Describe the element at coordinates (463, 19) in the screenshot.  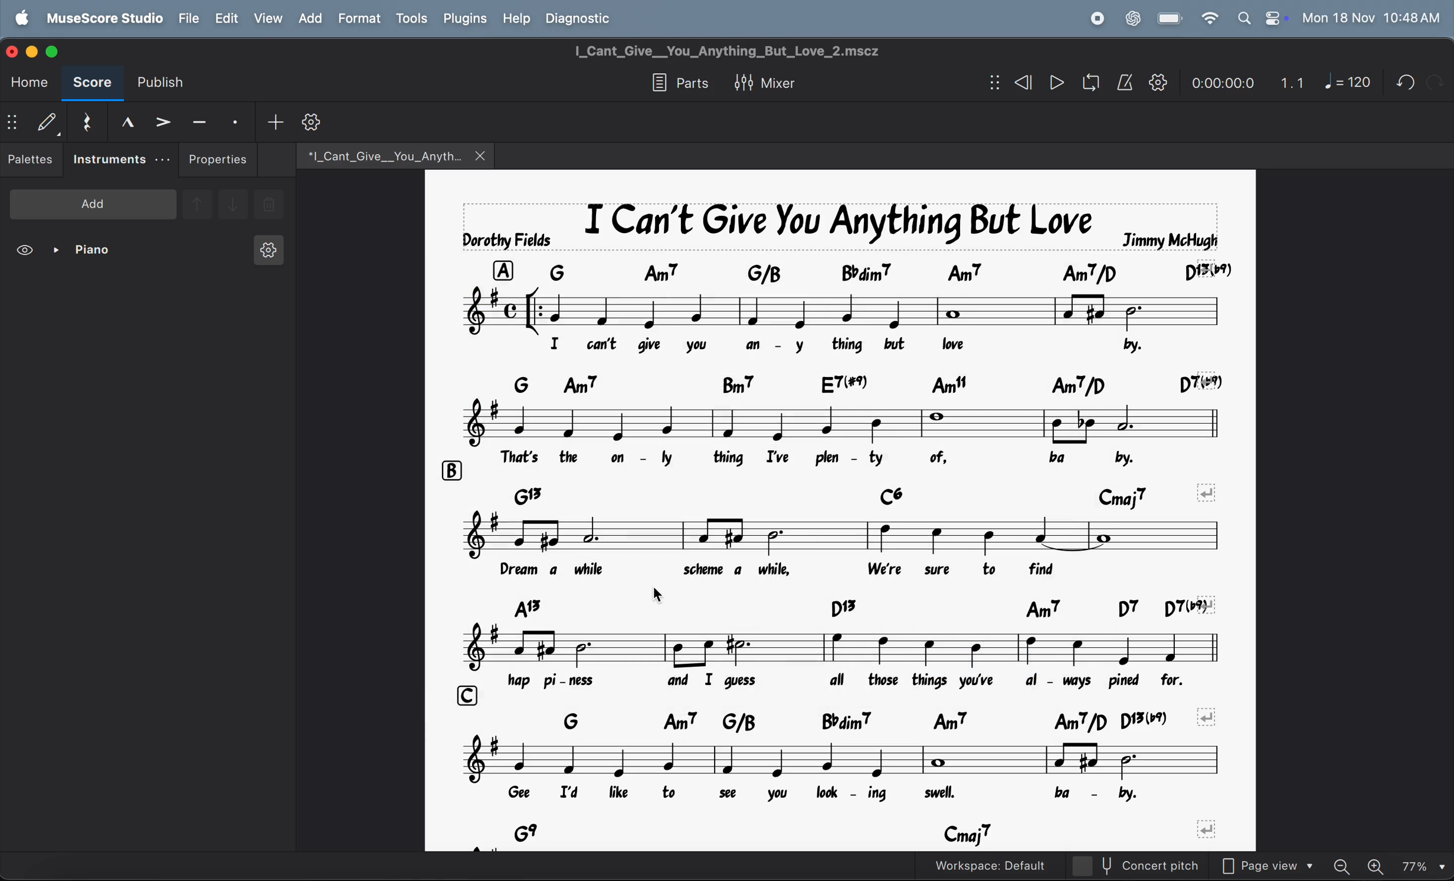
I see `plugins` at that location.